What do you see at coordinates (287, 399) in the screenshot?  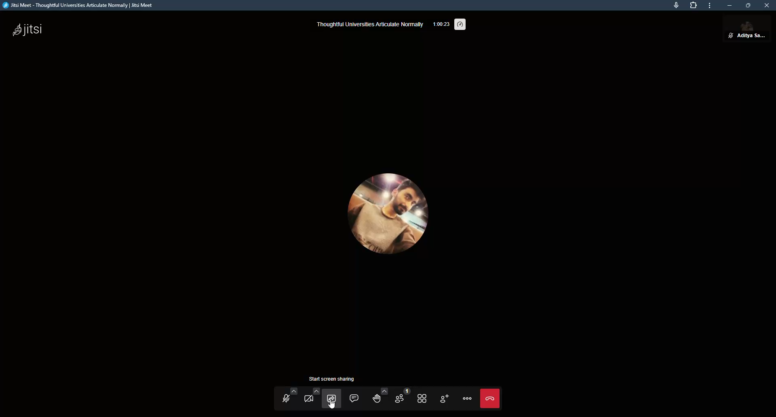 I see `start mic` at bounding box center [287, 399].